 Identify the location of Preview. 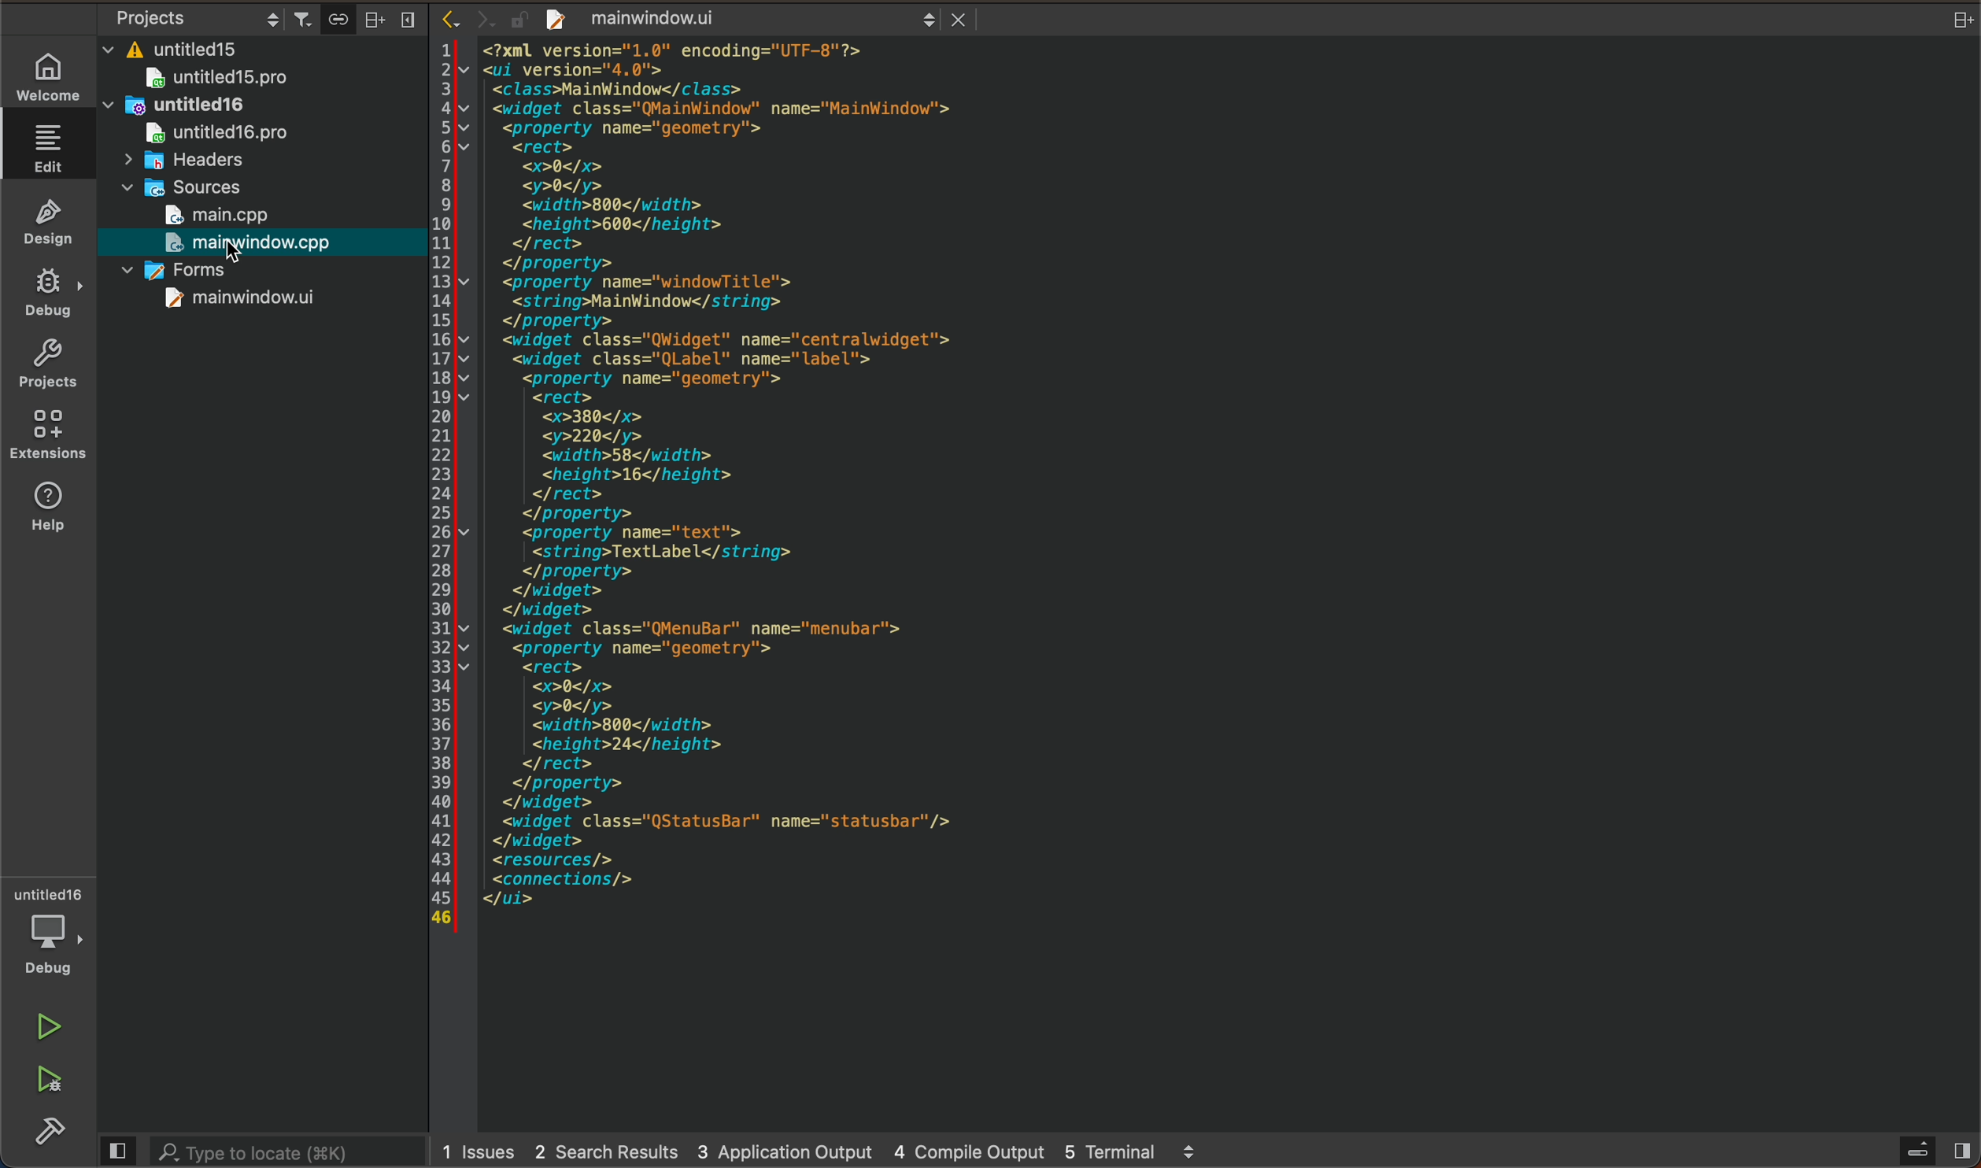
(115, 1150).